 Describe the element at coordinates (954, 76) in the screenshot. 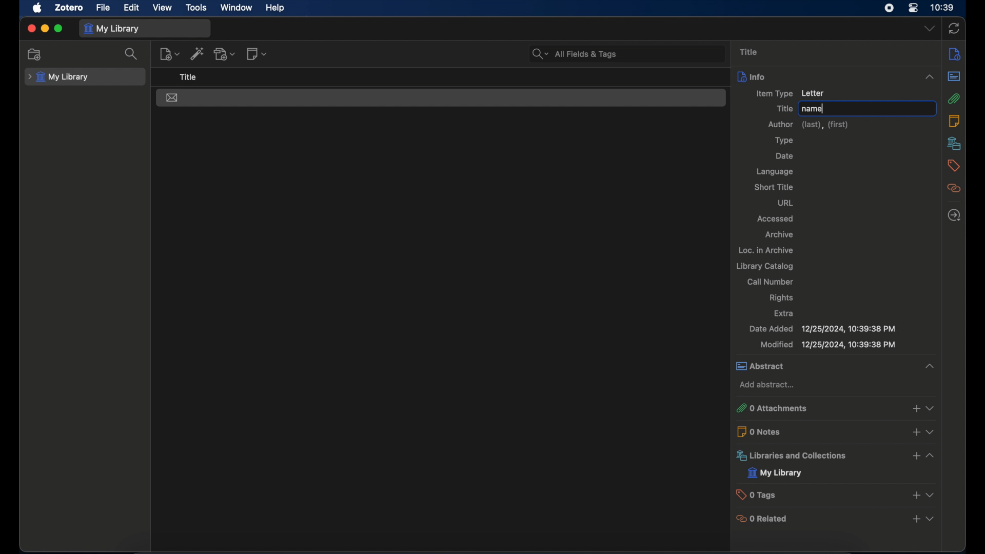

I see `abstract` at that location.